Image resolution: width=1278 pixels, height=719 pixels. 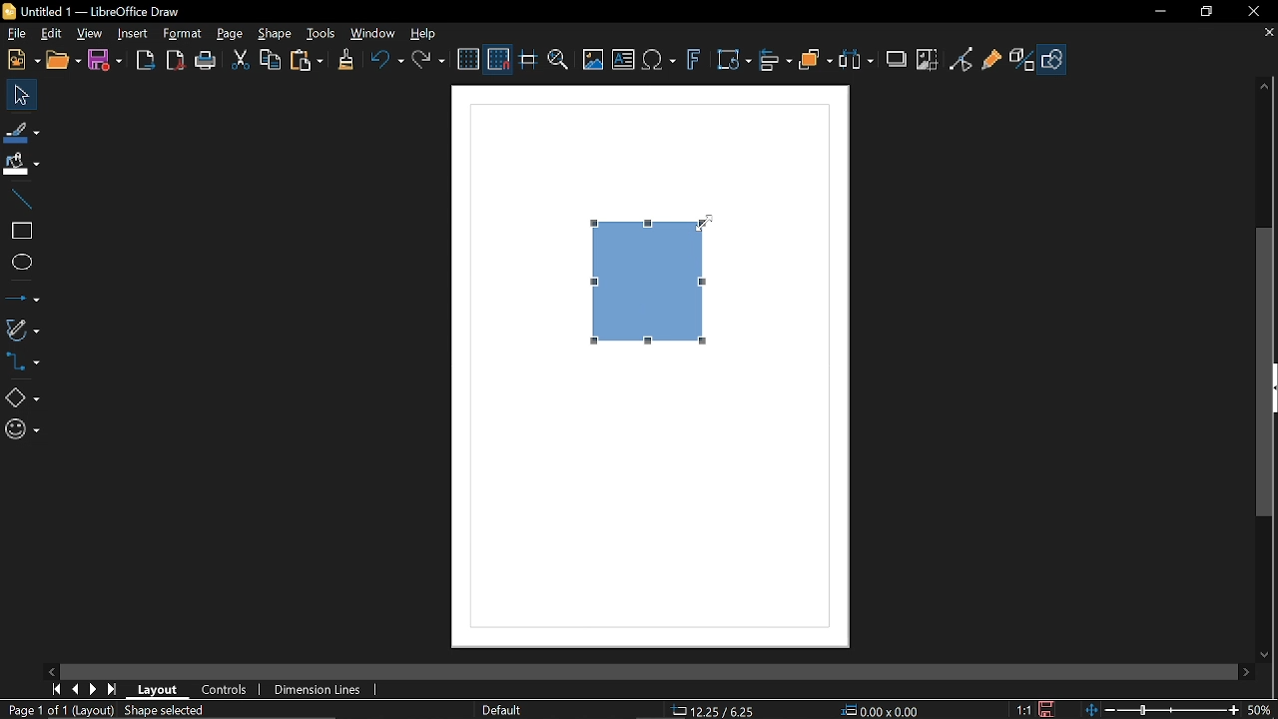 What do you see at coordinates (20, 199) in the screenshot?
I see `Line` at bounding box center [20, 199].